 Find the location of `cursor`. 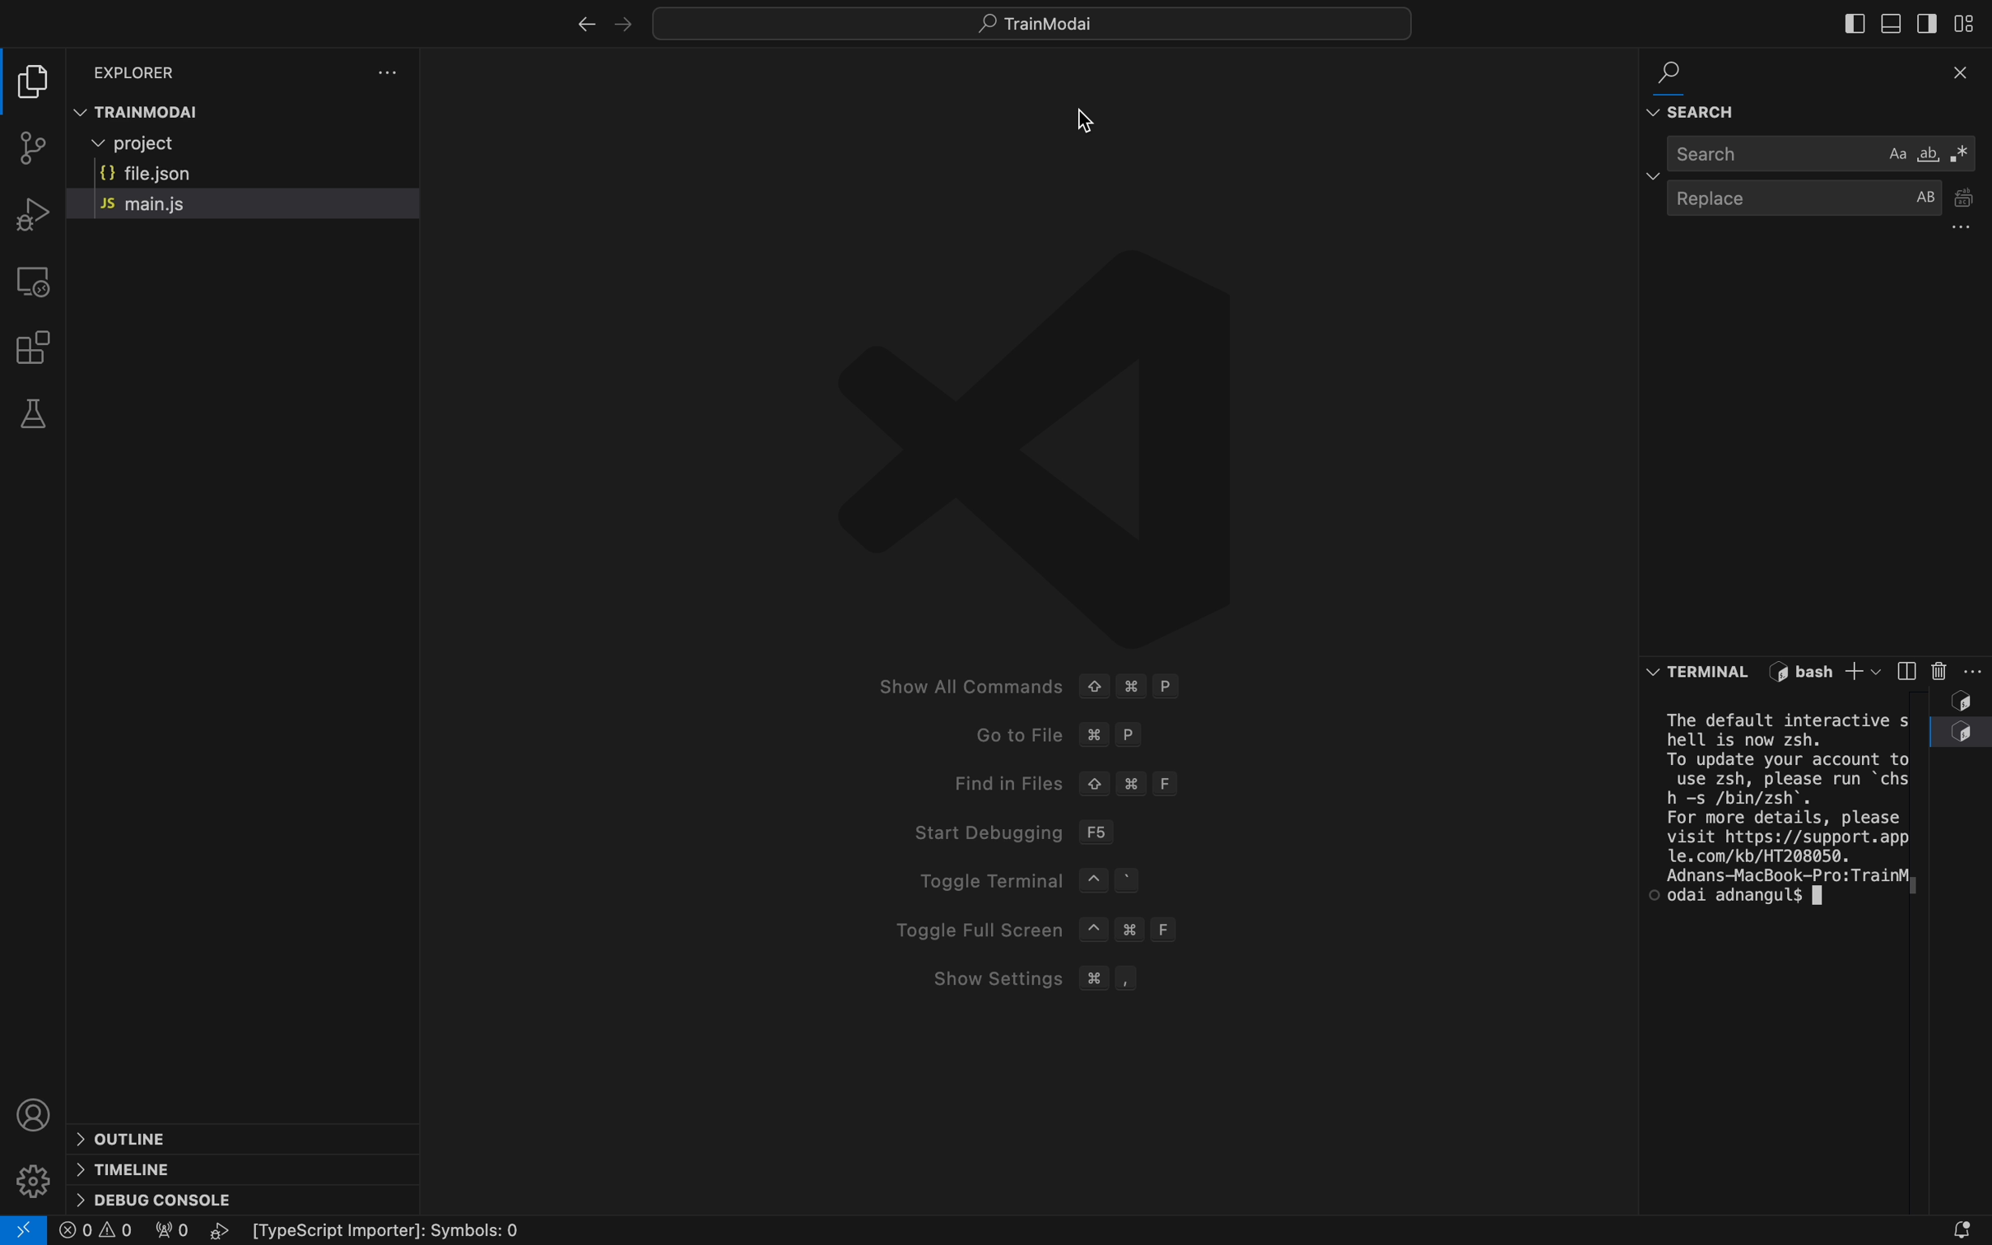

cursor is located at coordinates (1082, 124).